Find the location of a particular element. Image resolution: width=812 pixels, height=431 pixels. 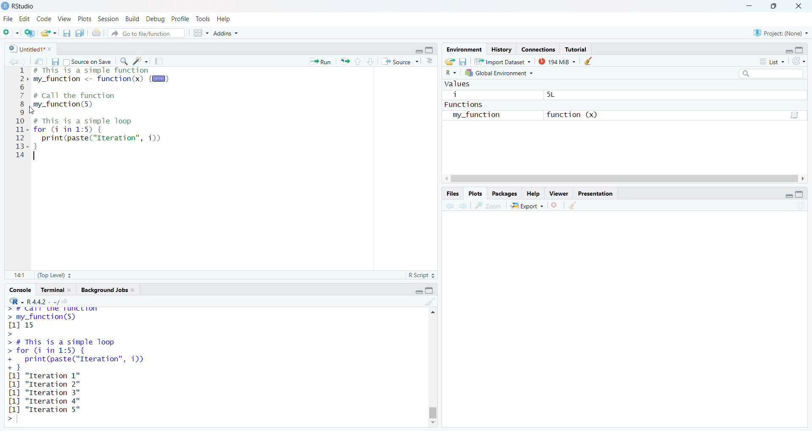

code of a simple function is located at coordinates (105, 76).